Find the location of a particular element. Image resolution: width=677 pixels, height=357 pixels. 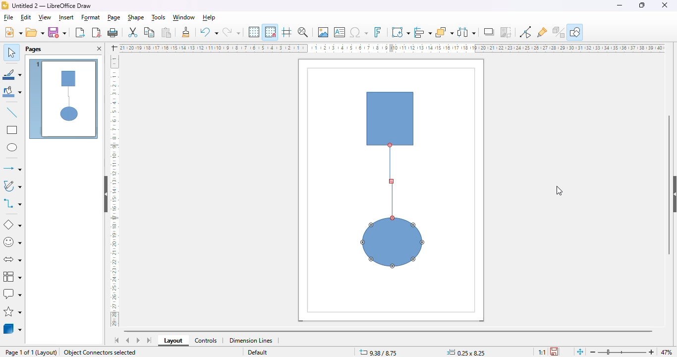

clone formatting is located at coordinates (186, 32).